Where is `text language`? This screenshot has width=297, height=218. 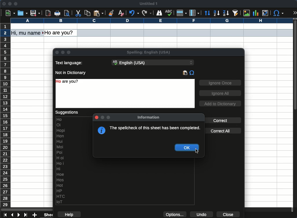
text language is located at coordinates (70, 62).